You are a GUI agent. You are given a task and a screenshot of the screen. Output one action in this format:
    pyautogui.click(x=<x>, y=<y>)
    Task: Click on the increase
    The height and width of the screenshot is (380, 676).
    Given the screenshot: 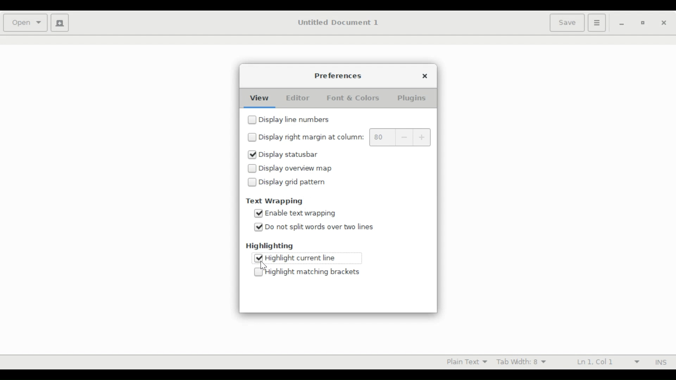 What is the action you would take?
    pyautogui.click(x=421, y=138)
    